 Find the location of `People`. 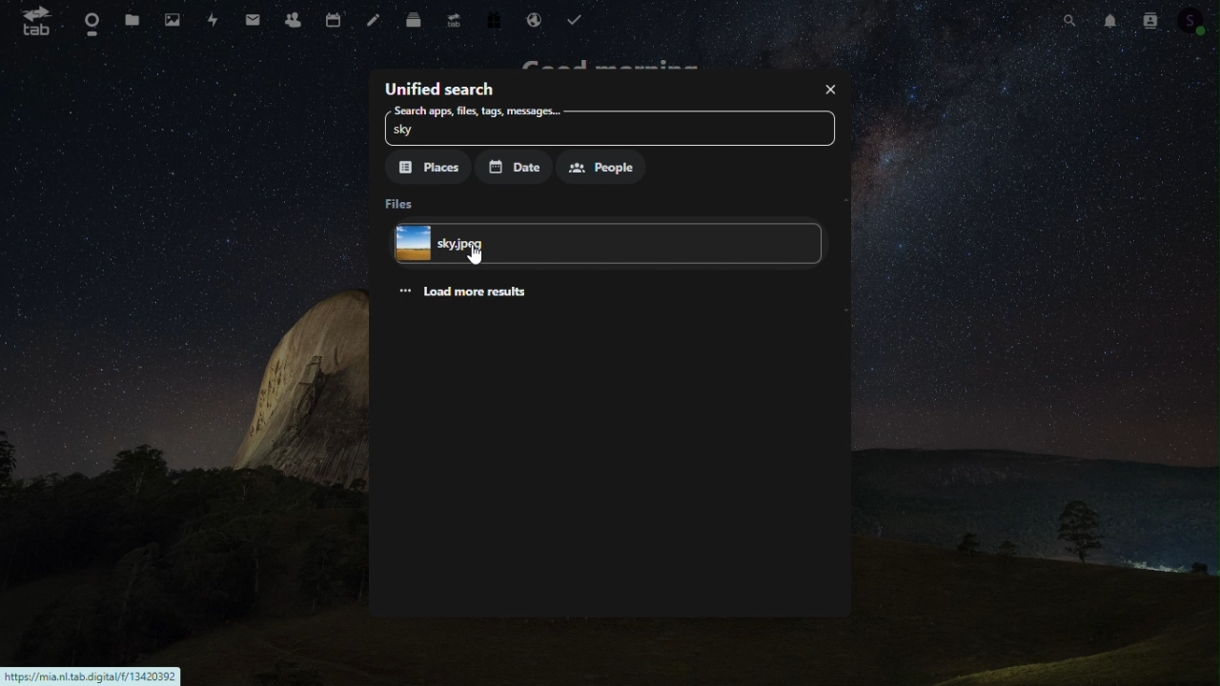

People is located at coordinates (599, 166).